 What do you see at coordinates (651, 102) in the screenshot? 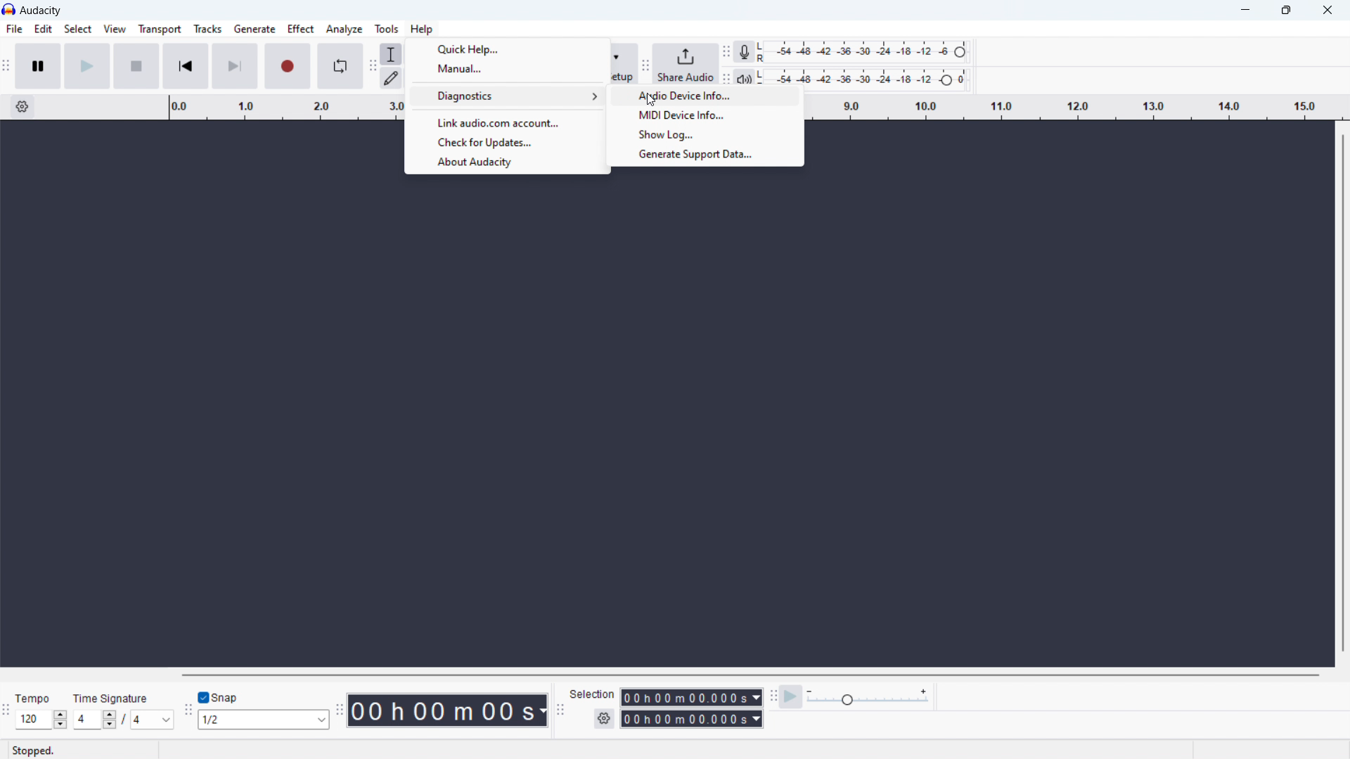
I see `cursor` at bounding box center [651, 102].